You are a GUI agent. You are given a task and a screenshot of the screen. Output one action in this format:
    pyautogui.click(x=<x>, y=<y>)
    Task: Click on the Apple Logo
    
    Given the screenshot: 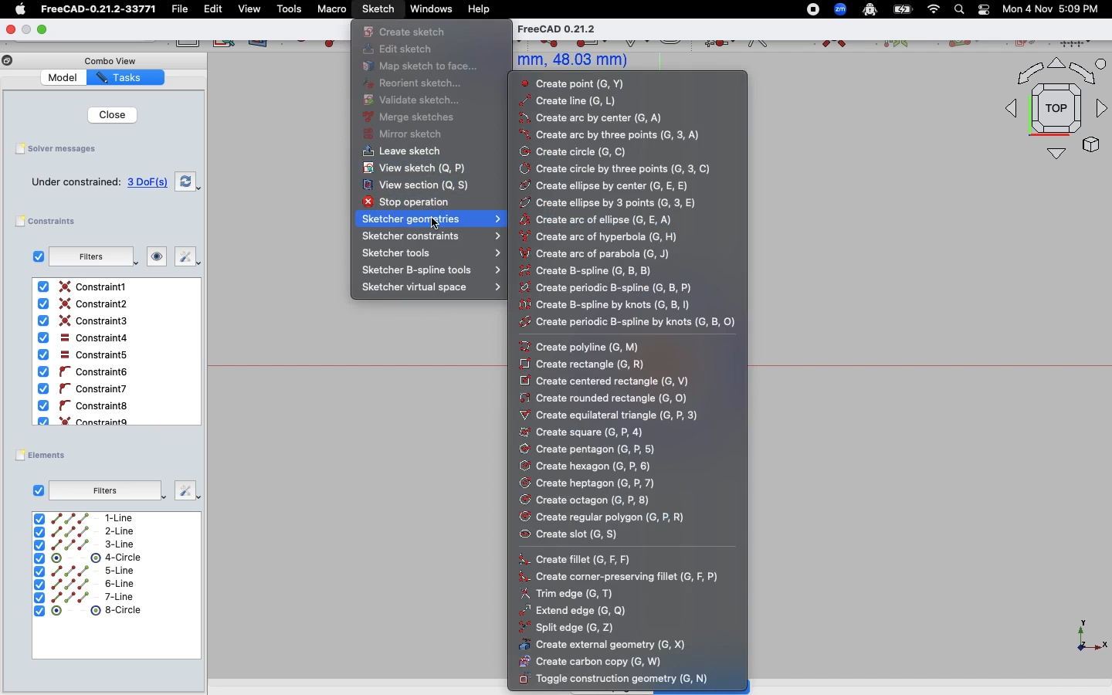 What is the action you would take?
    pyautogui.click(x=19, y=9)
    